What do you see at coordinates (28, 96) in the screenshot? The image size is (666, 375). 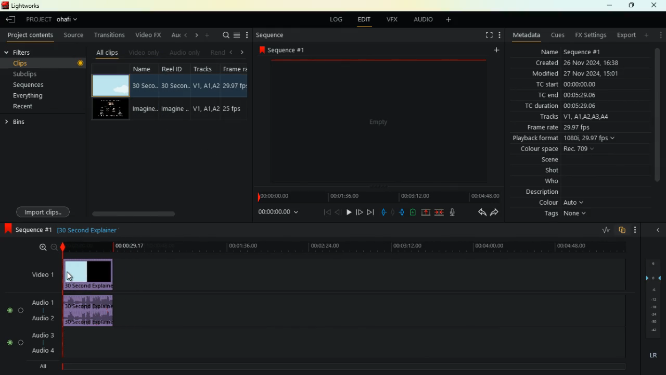 I see `everything` at bounding box center [28, 96].